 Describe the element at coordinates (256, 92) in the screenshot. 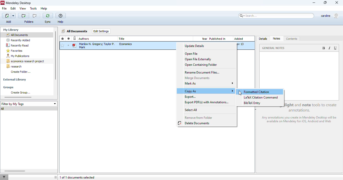

I see `formatted citation` at that location.